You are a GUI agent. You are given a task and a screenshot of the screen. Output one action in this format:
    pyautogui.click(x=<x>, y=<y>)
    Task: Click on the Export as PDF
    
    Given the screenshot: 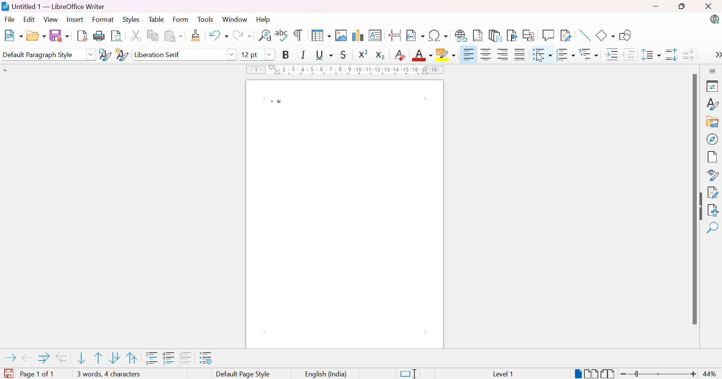 What is the action you would take?
    pyautogui.click(x=83, y=35)
    